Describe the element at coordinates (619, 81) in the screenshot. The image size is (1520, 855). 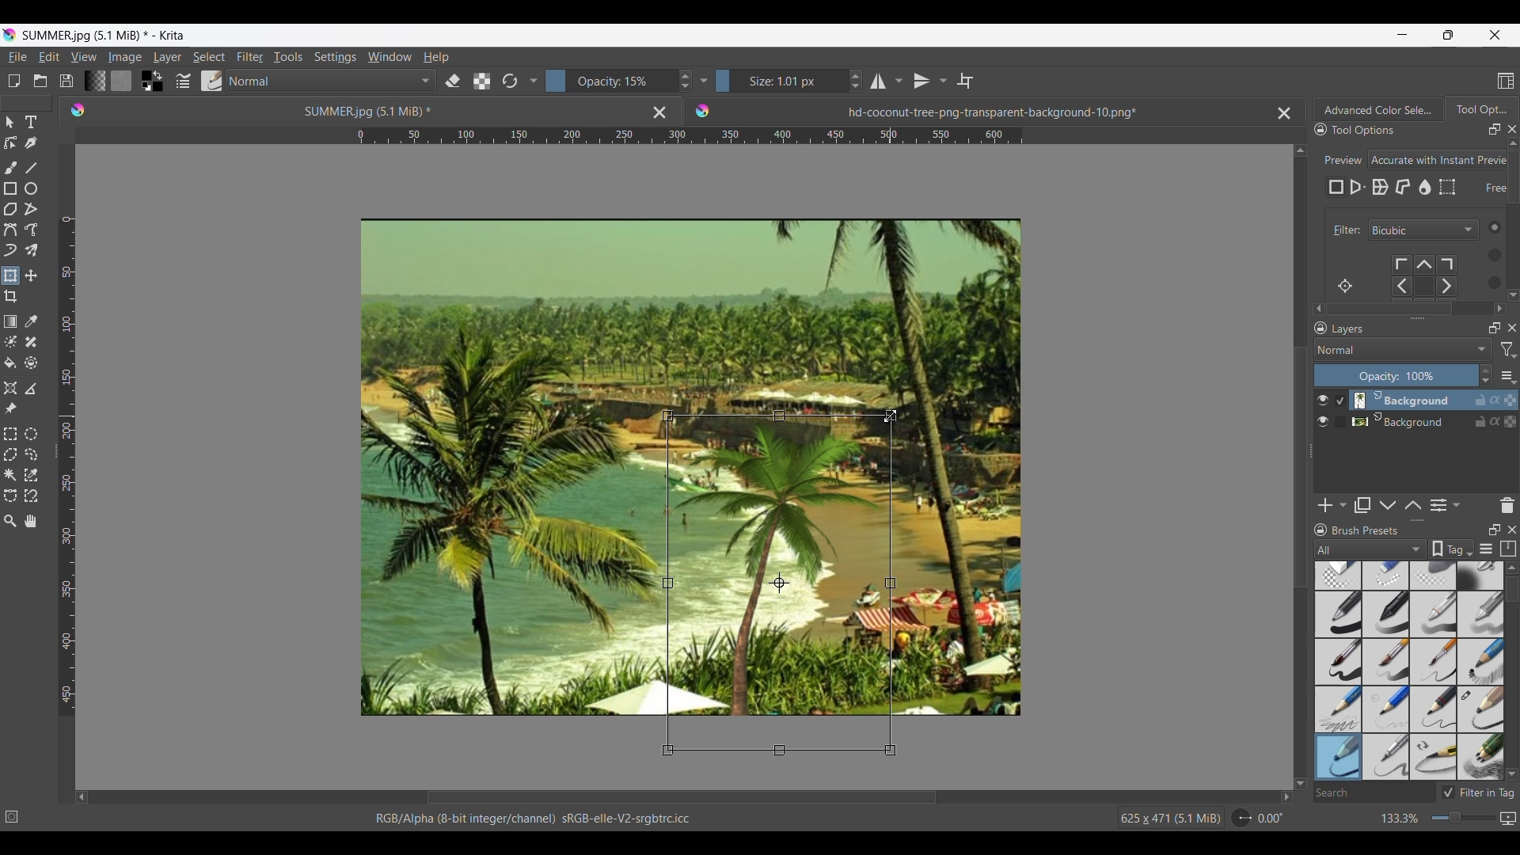
I see `Increase/Decrease opacity` at that location.